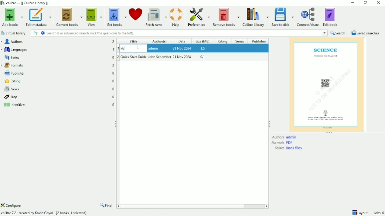 This screenshot has width=385, height=216. I want to click on 0.1, so click(202, 57).